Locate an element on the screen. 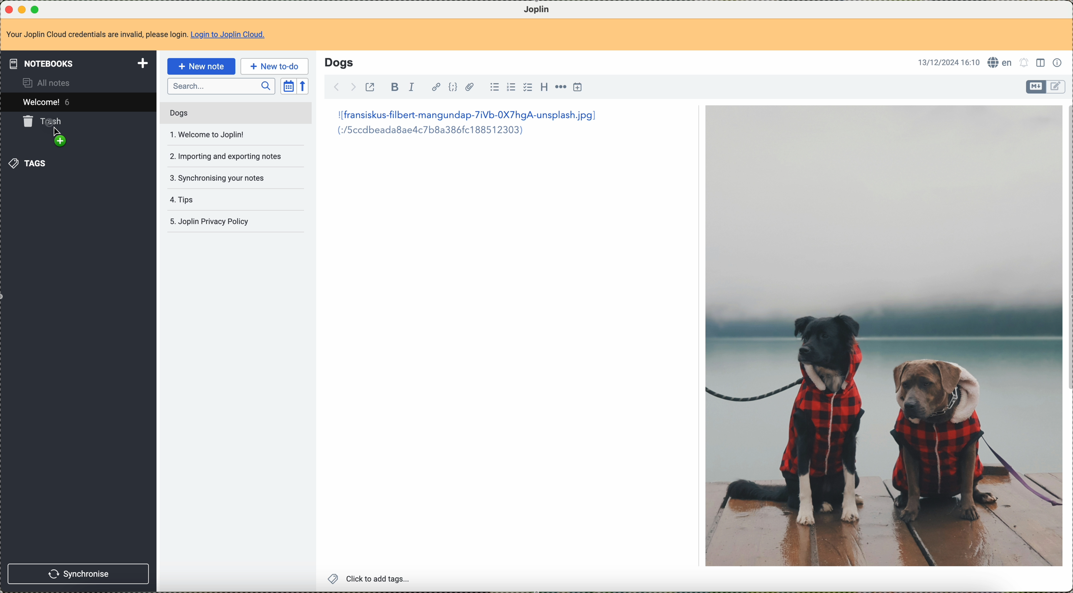 This screenshot has height=593, width=1073. Your Joplin Cloud credentials are invalid, please login. Login to Joplin Cloud. is located at coordinates (144, 34).